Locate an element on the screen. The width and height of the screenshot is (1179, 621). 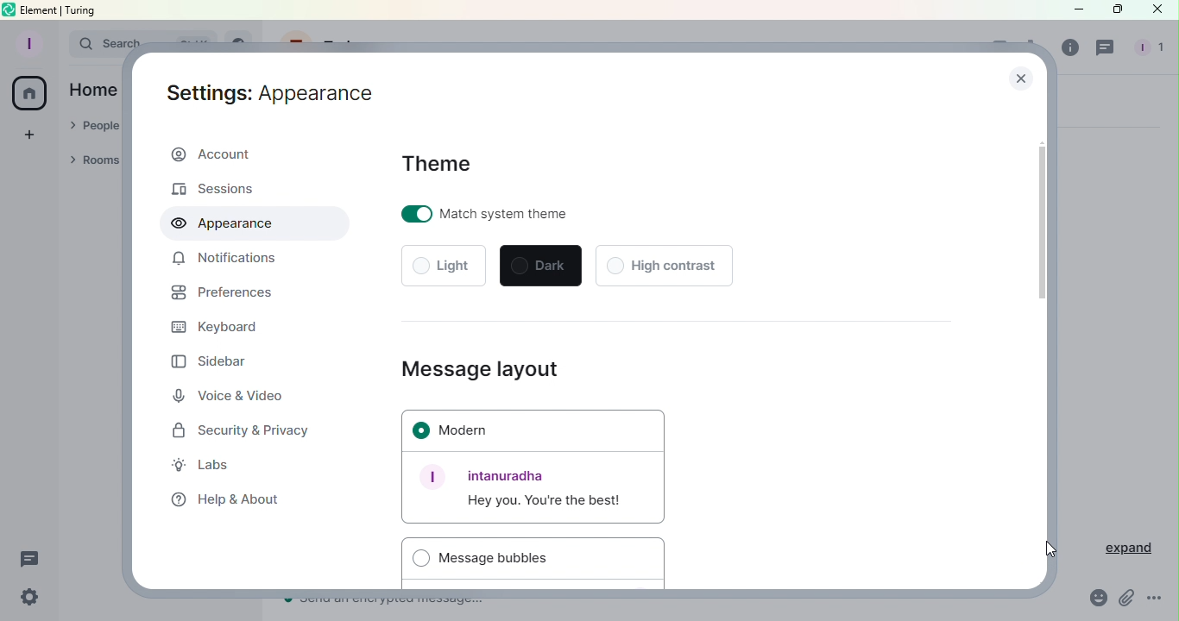
Keyboard is located at coordinates (214, 329).